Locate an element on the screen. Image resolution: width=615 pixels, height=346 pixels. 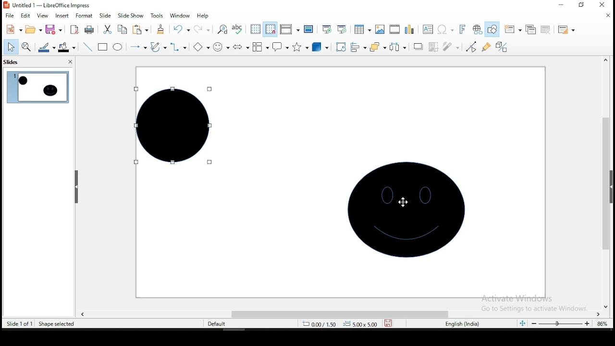
close pane is located at coordinates (69, 62).